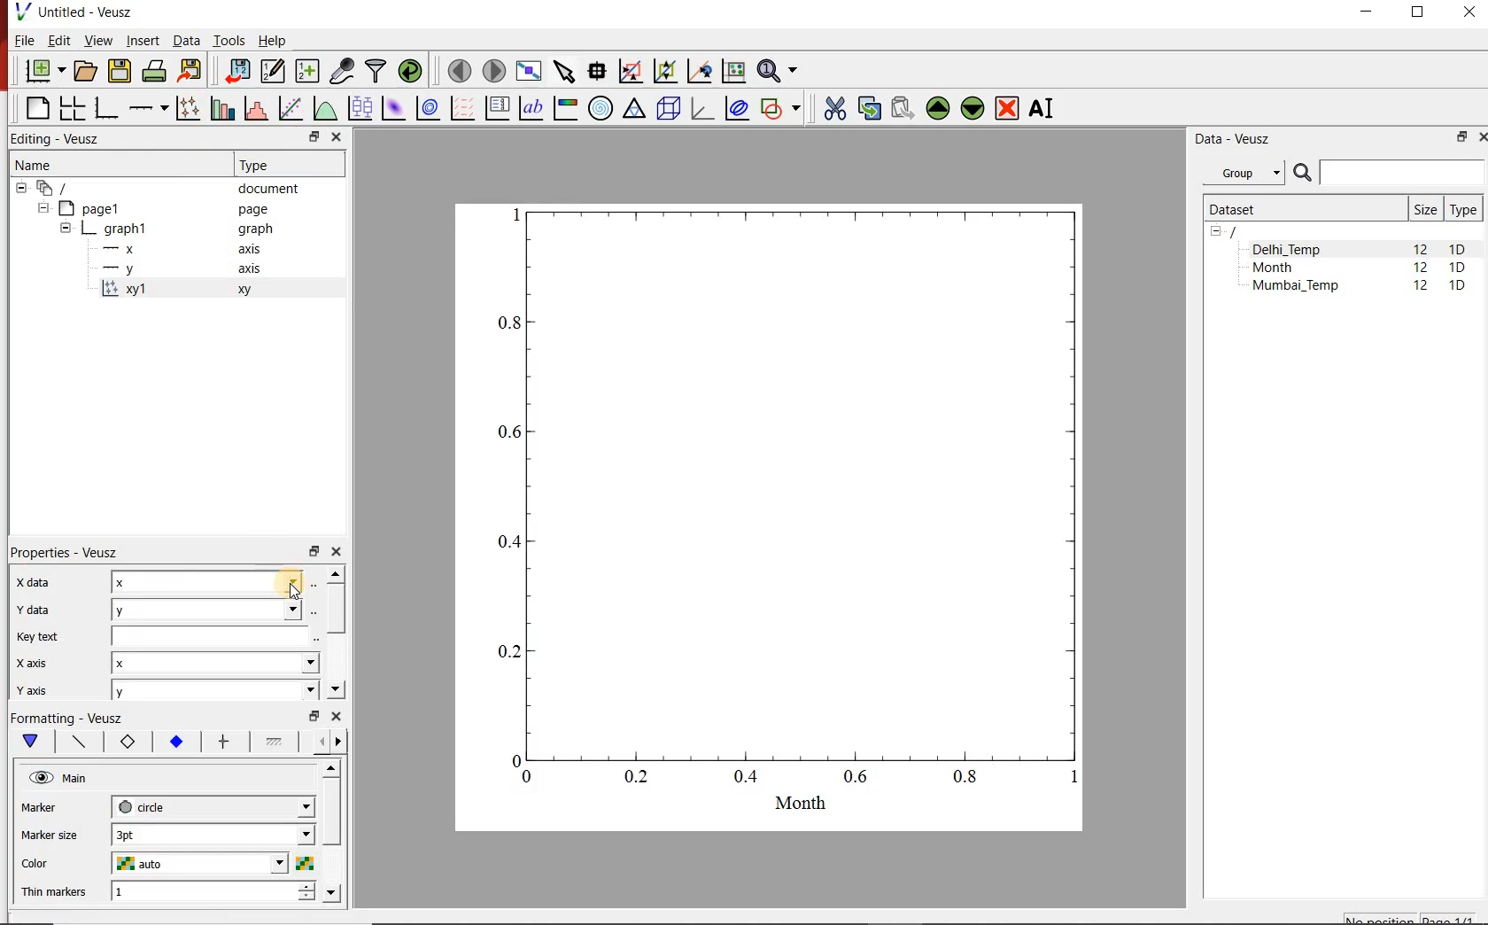 This screenshot has height=925, width=1488. Describe the element at coordinates (529, 72) in the screenshot. I see `view plot full screen` at that location.